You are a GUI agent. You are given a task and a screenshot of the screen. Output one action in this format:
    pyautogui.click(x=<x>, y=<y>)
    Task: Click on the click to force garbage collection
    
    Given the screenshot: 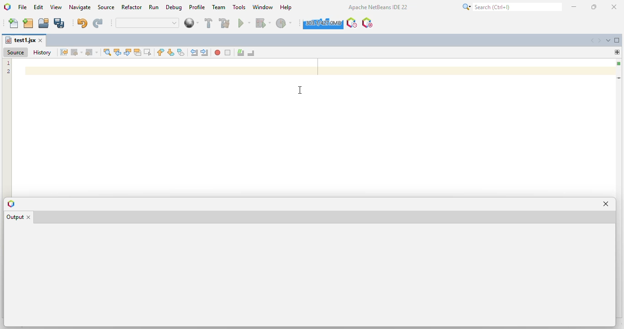 What is the action you would take?
    pyautogui.click(x=323, y=23)
    